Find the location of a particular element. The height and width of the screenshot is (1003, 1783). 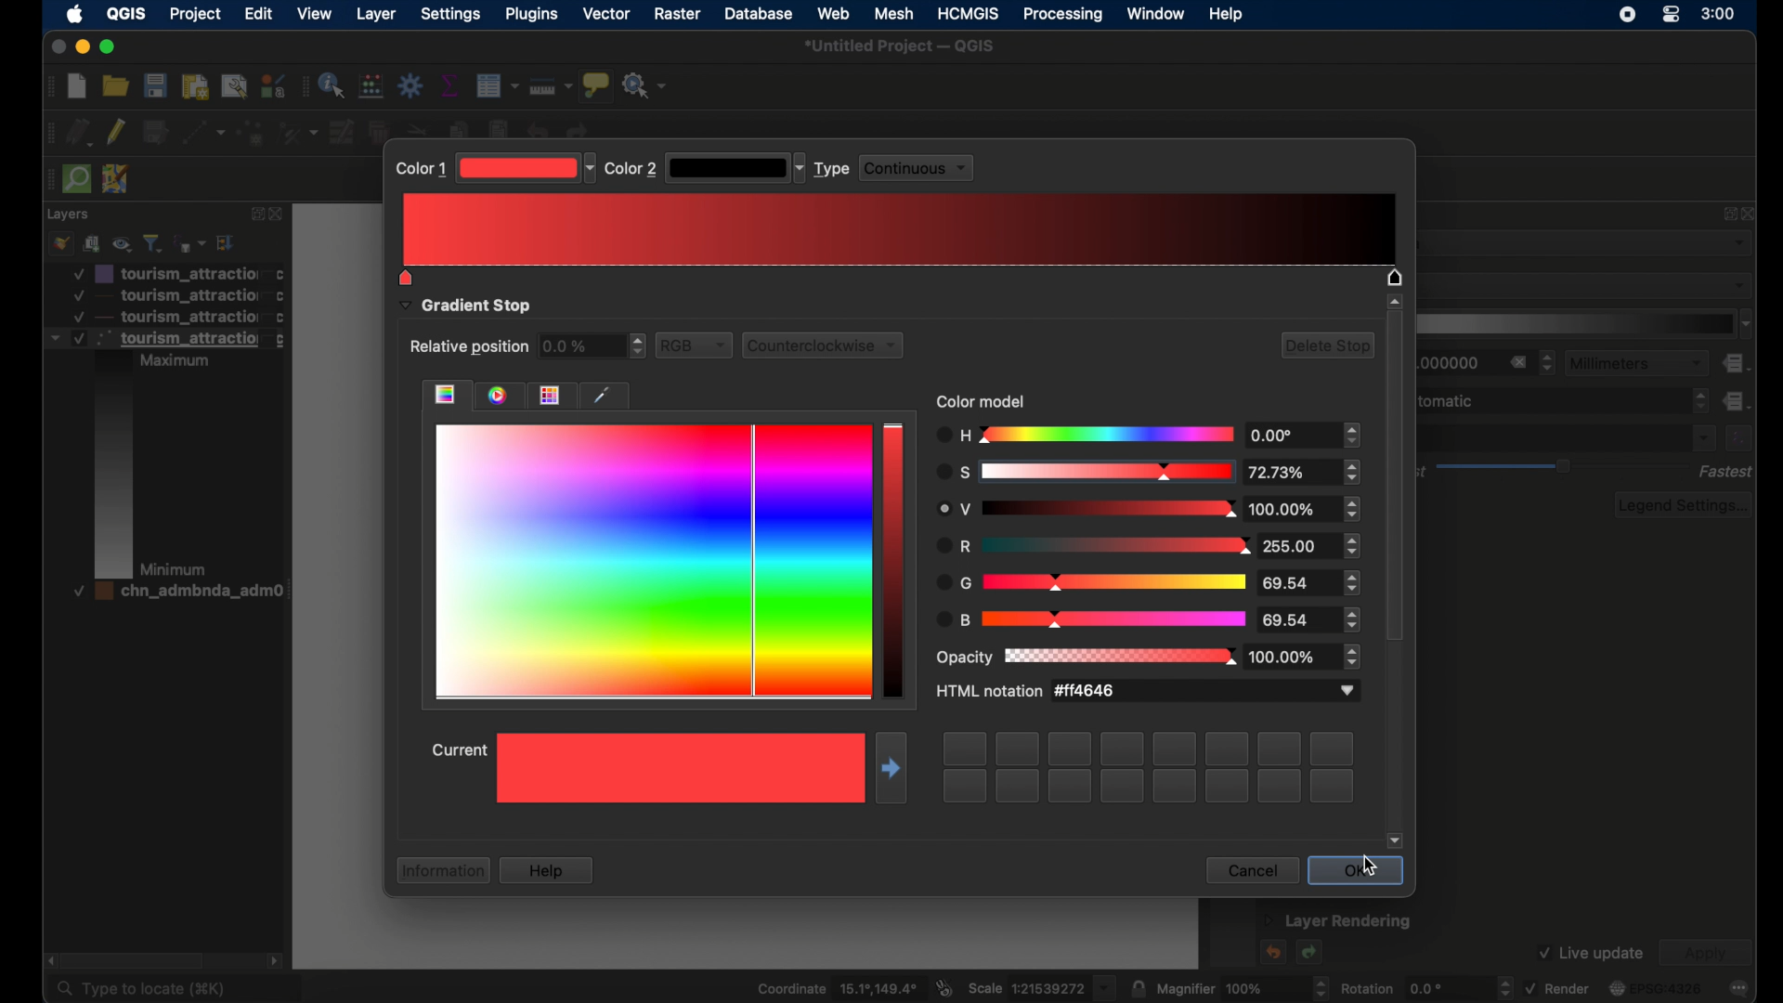

milimeters is located at coordinates (1635, 362).